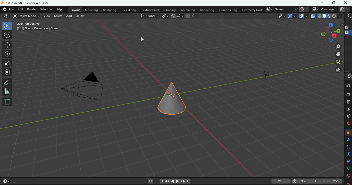 The width and height of the screenshot is (352, 185). I want to click on Rotate the scene, so click(335, 36).